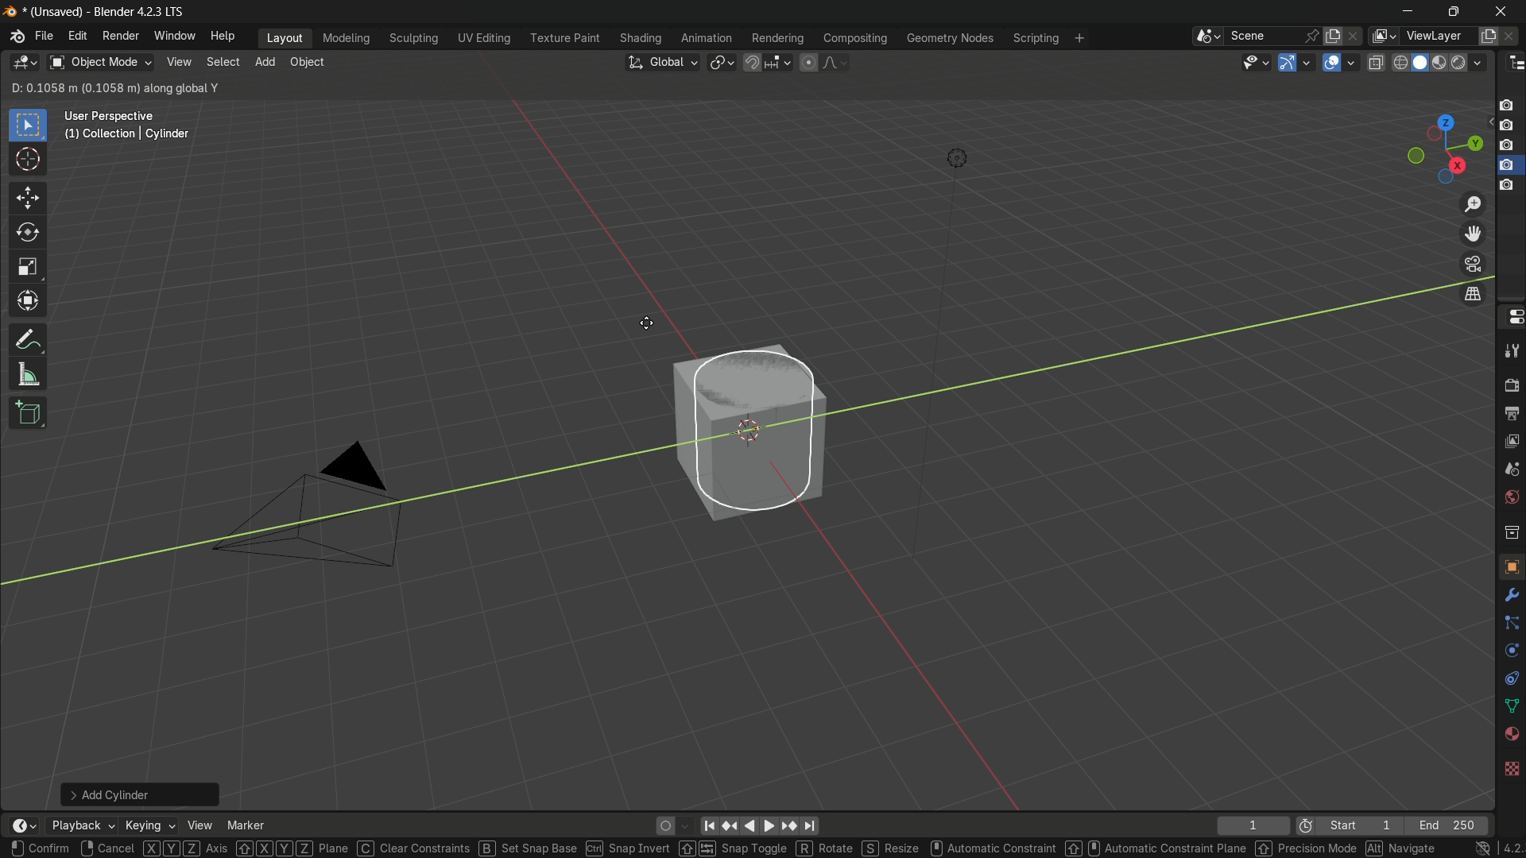  I want to click on close app, so click(1501, 12).